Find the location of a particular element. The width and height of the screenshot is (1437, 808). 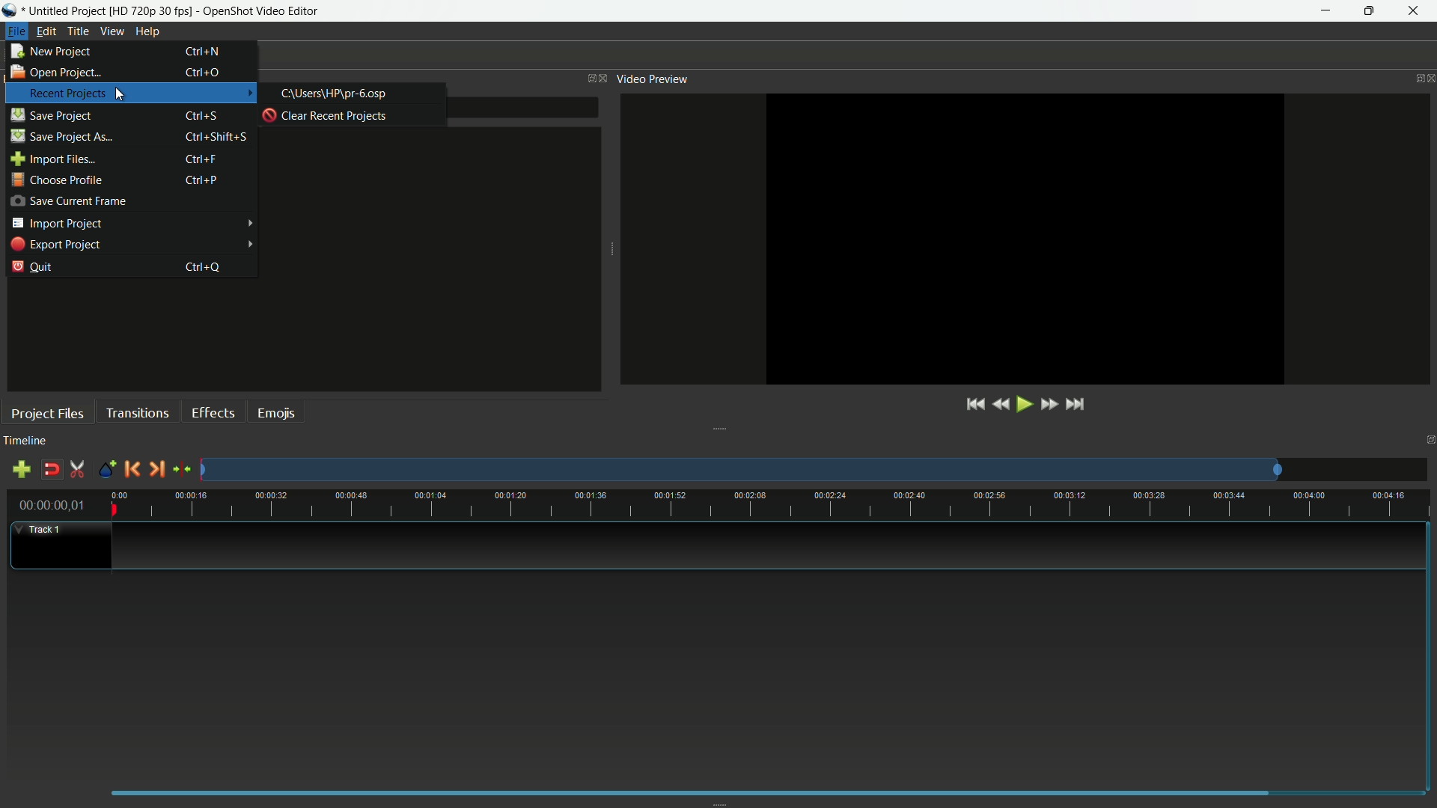

play or pause is located at coordinates (1023, 405).